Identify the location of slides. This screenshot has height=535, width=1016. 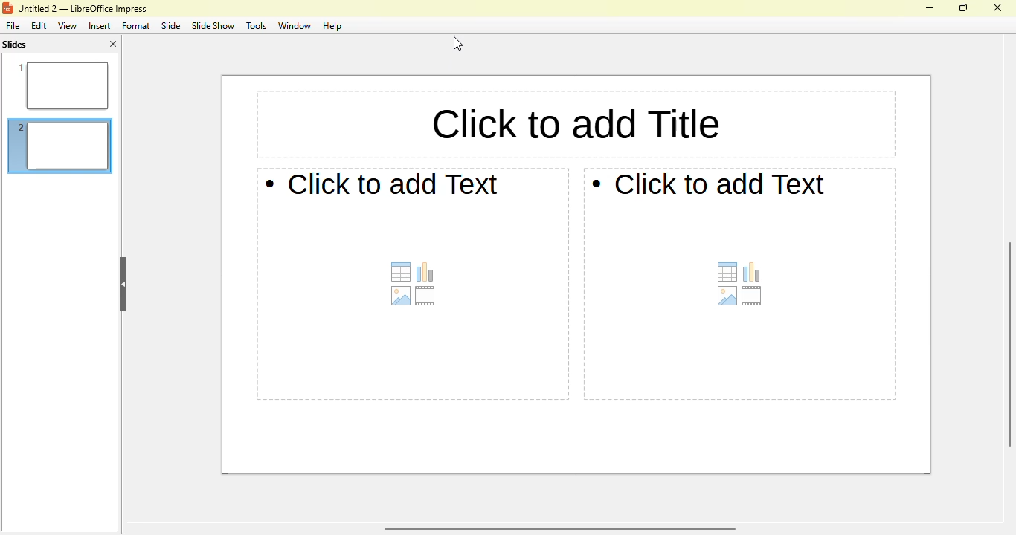
(14, 45).